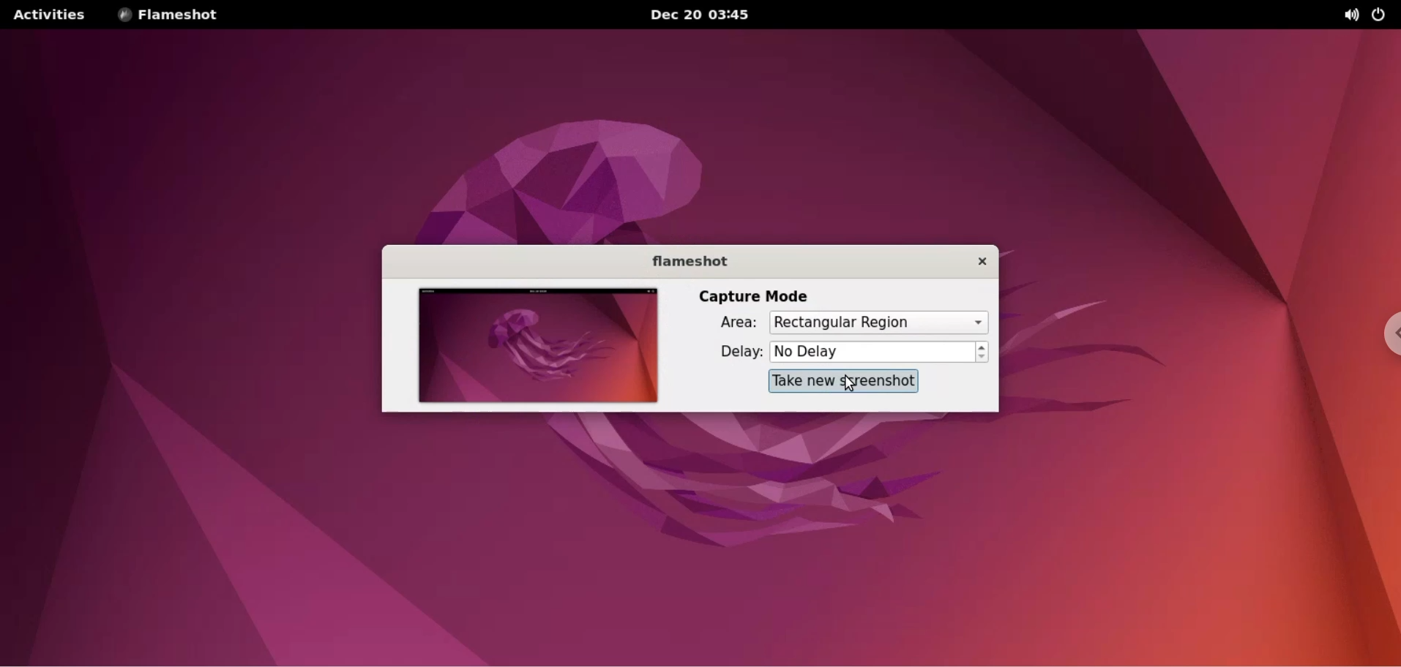 This screenshot has height=667, width=1401. What do you see at coordinates (737, 323) in the screenshot?
I see `area label` at bounding box center [737, 323].